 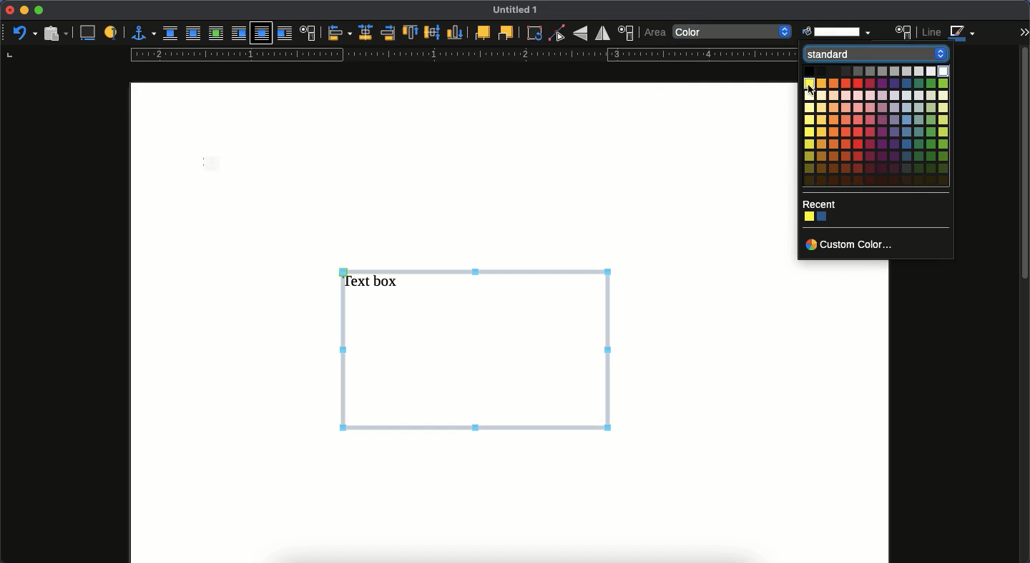 What do you see at coordinates (215, 34) in the screenshot?
I see `optimal` at bounding box center [215, 34].